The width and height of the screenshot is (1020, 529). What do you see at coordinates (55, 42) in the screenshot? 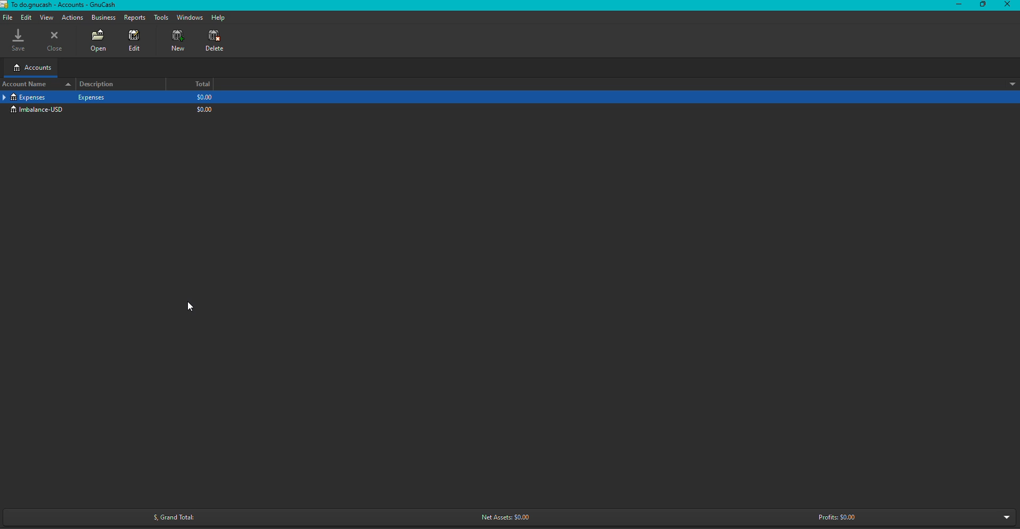
I see `Close` at bounding box center [55, 42].